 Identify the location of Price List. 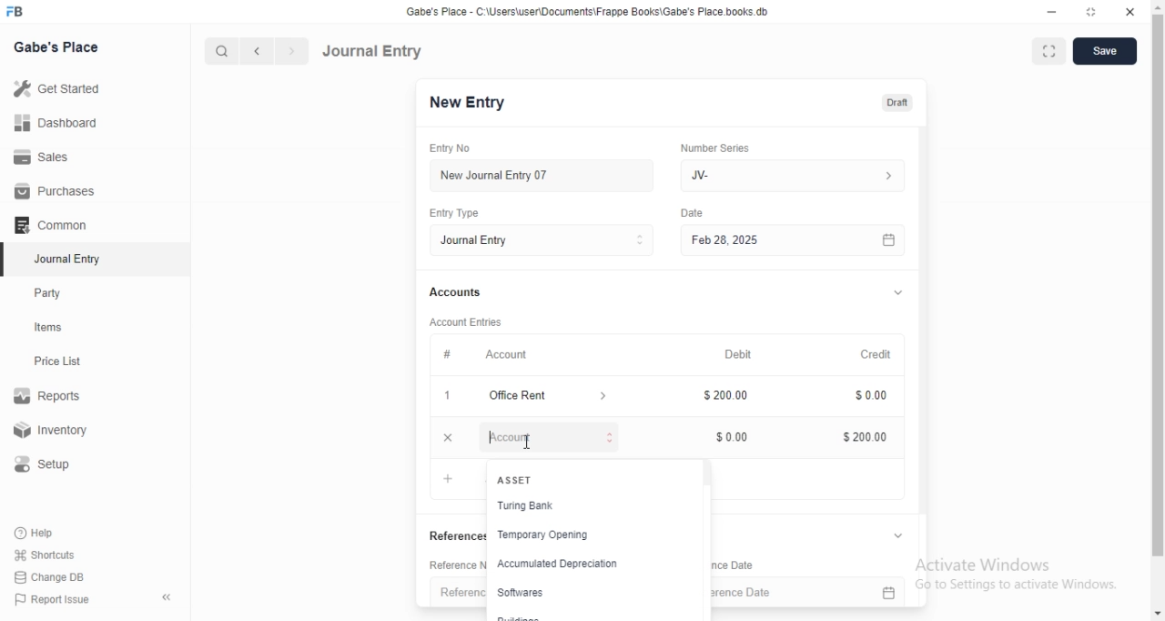
(56, 361).